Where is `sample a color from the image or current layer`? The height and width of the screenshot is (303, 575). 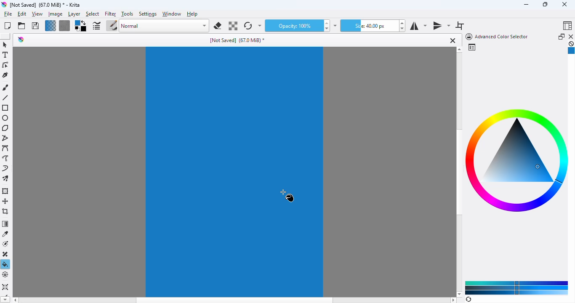
sample a color from the image or current layer is located at coordinates (6, 234).